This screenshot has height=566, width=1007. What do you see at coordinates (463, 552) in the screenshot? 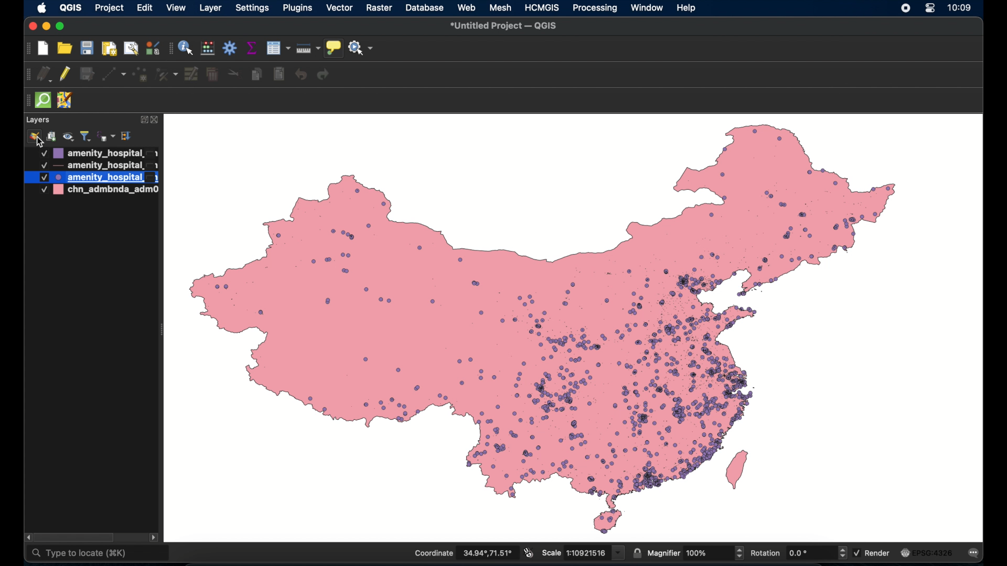
I see `coordinate` at bounding box center [463, 552].